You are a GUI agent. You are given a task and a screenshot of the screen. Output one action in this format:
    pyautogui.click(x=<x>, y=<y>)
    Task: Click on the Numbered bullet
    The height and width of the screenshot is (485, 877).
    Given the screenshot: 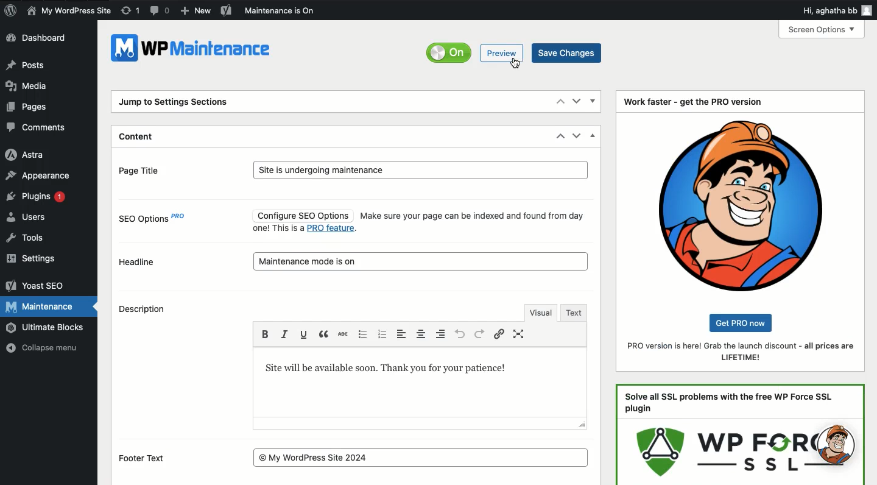 What is the action you would take?
    pyautogui.click(x=381, y=335)
    